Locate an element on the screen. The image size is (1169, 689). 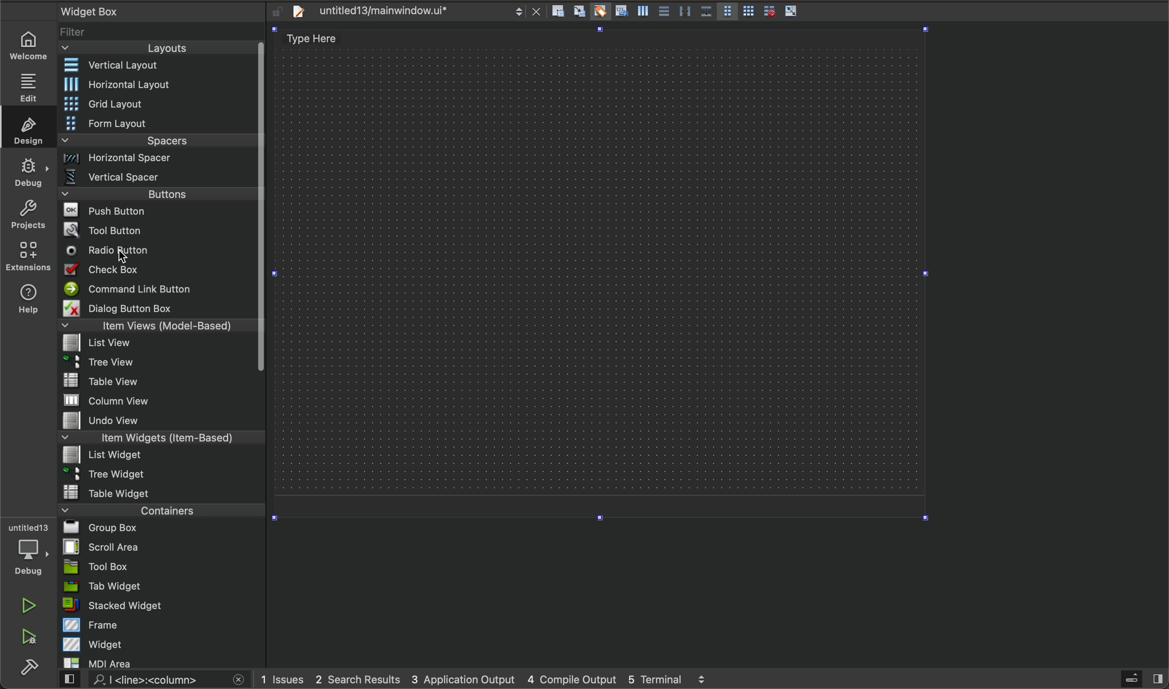
radio is located at coordinates (157, 251).